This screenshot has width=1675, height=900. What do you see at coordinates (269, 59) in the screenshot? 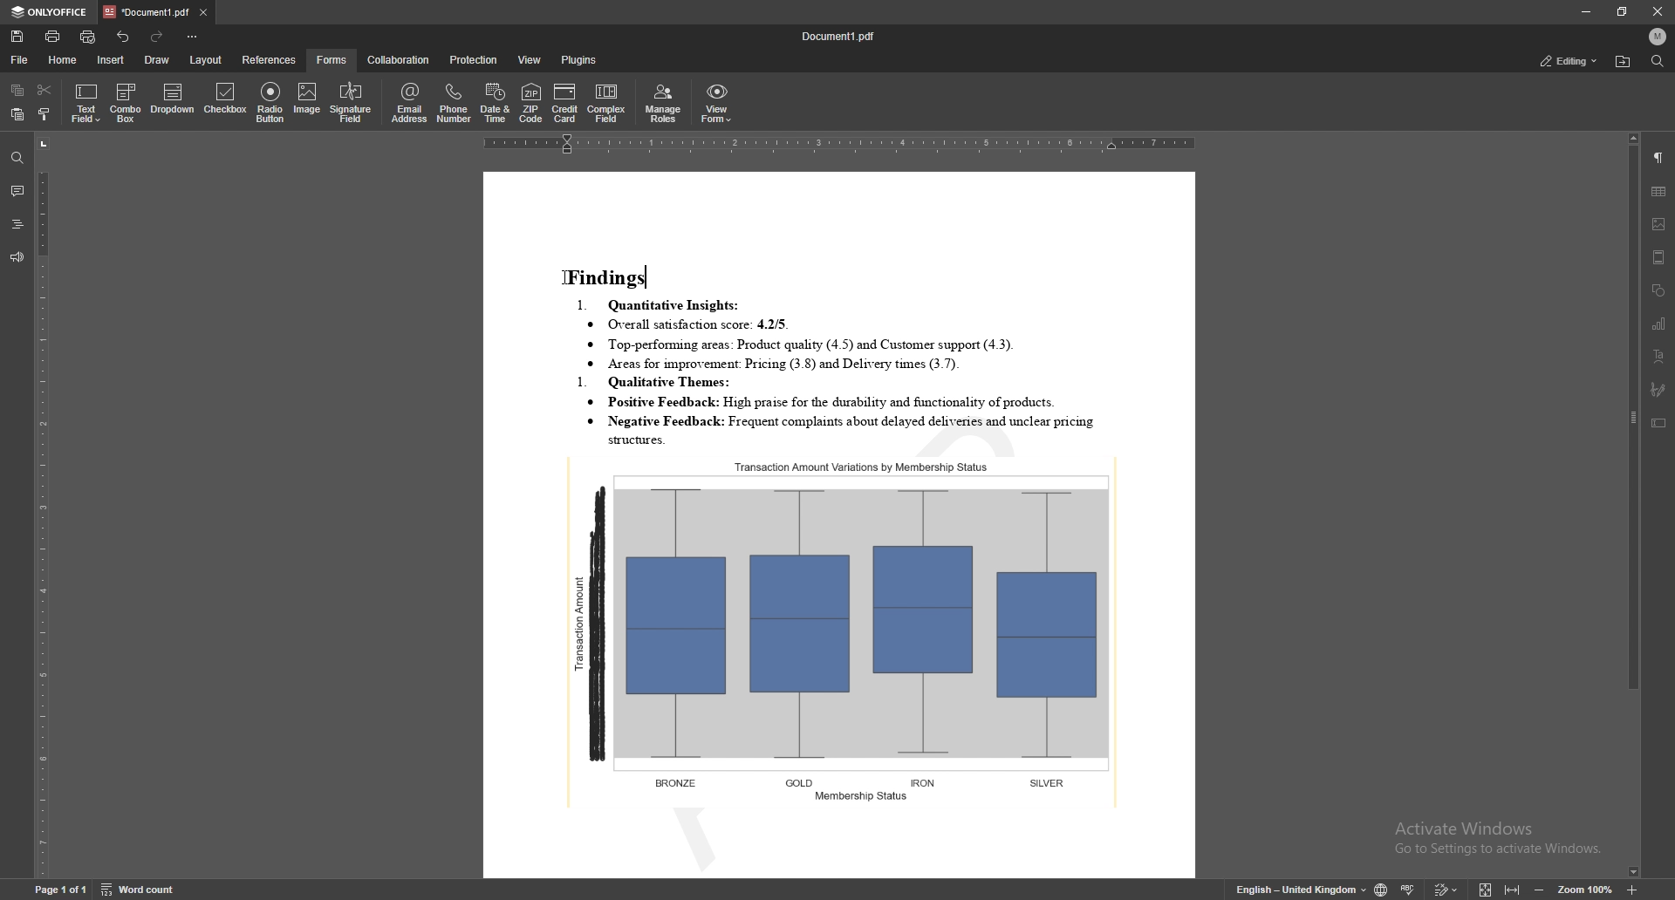
I see `references` at bounding box center [269, 59].